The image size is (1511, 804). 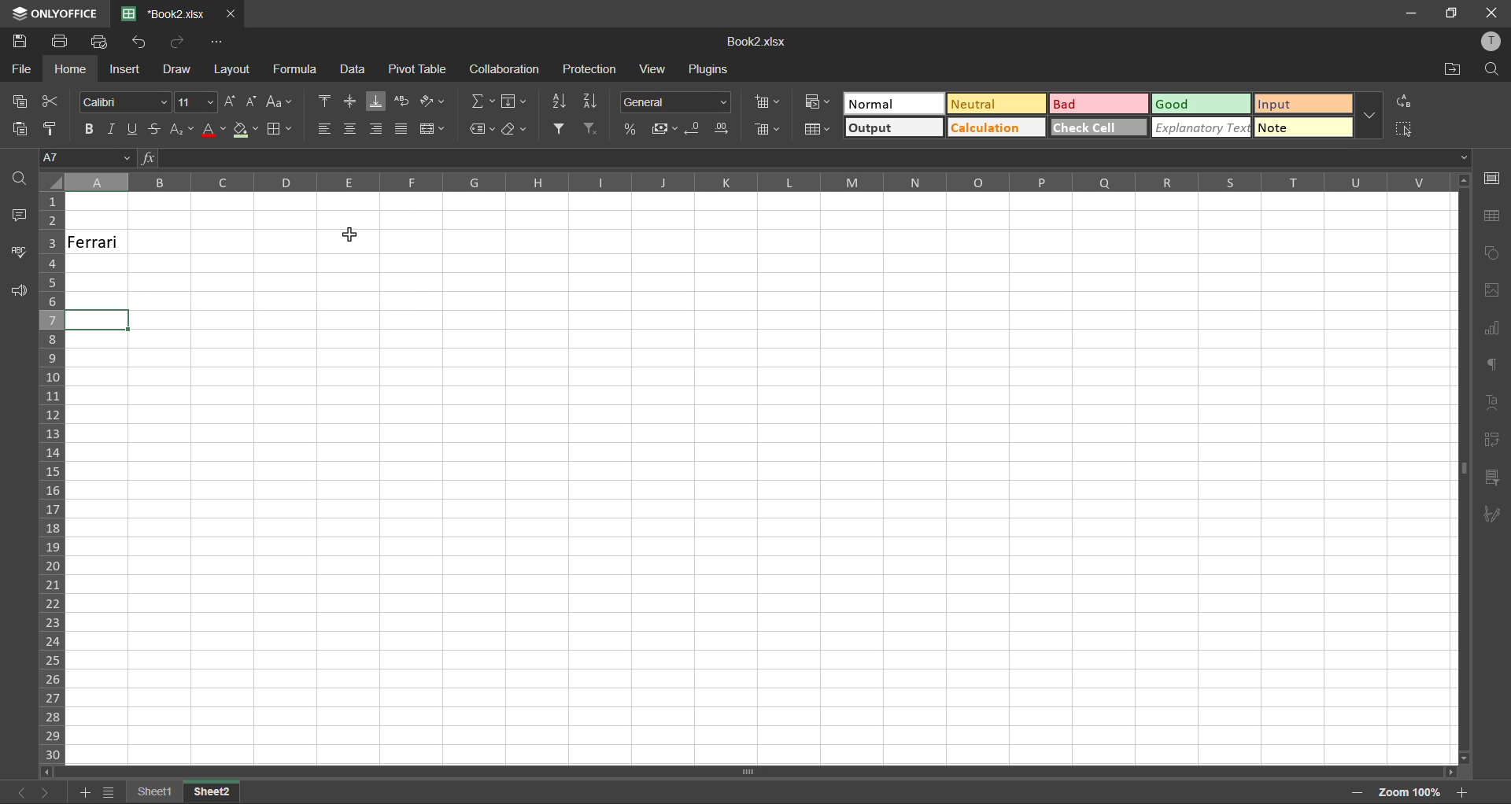 I want to click on sheet1, so click(x=159, y=793).